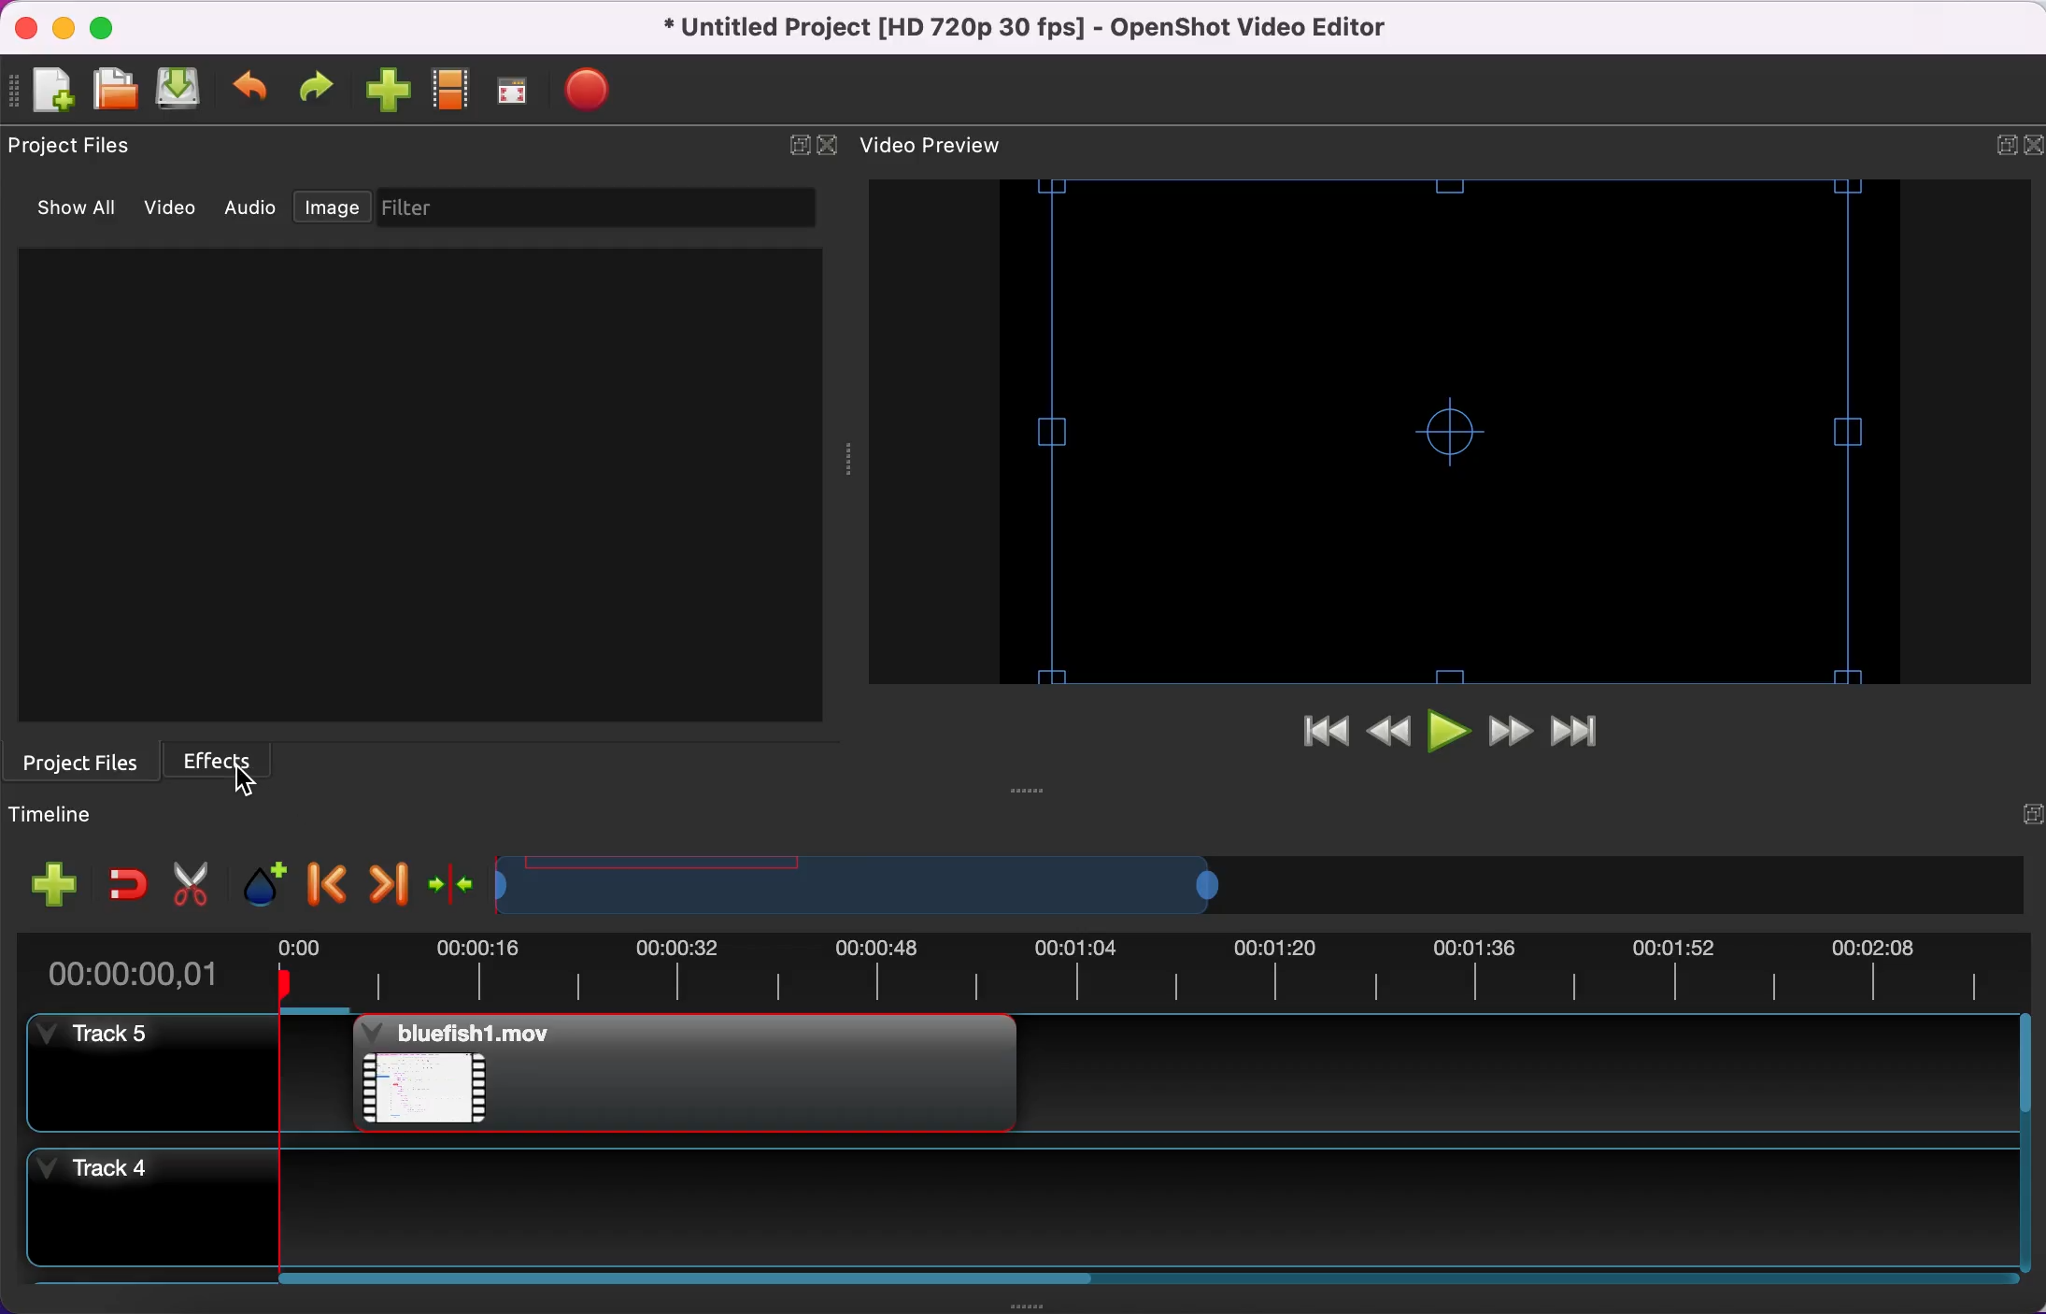  I want to click on expand/hide, so click(799, 151).